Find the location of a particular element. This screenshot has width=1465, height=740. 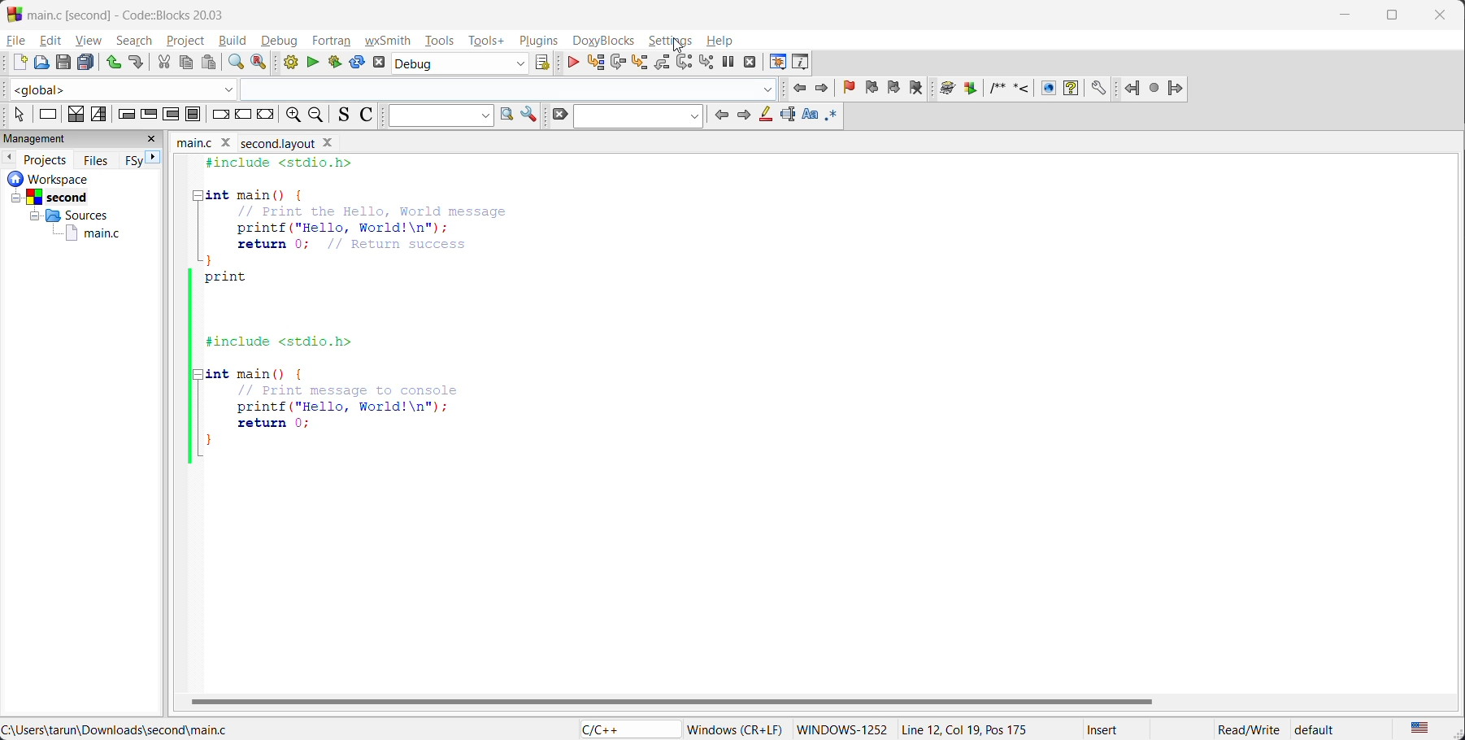

continue instruction is located at coordinates (246, 115).